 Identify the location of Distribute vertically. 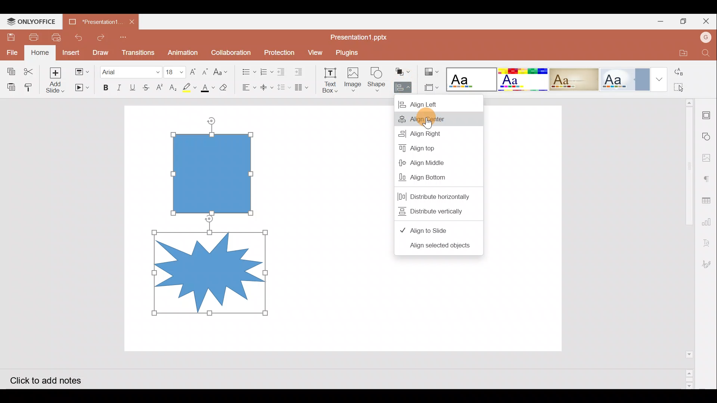
(434, 210).